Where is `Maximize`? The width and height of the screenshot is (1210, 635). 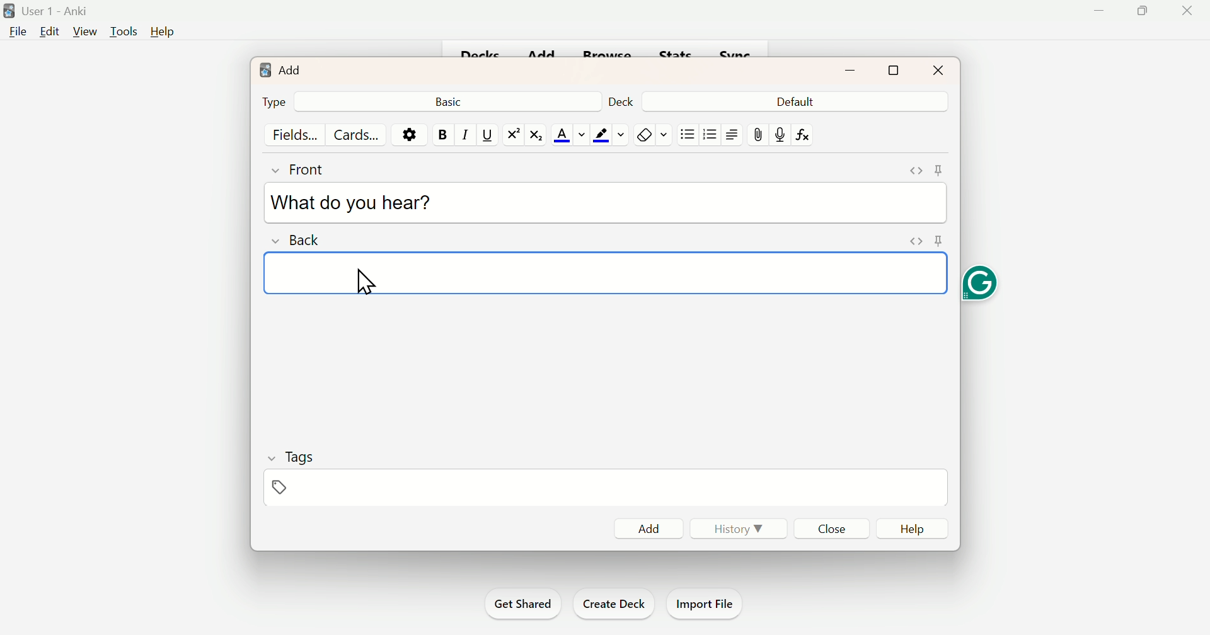
Maximize is located at coordinates (1146, 12).